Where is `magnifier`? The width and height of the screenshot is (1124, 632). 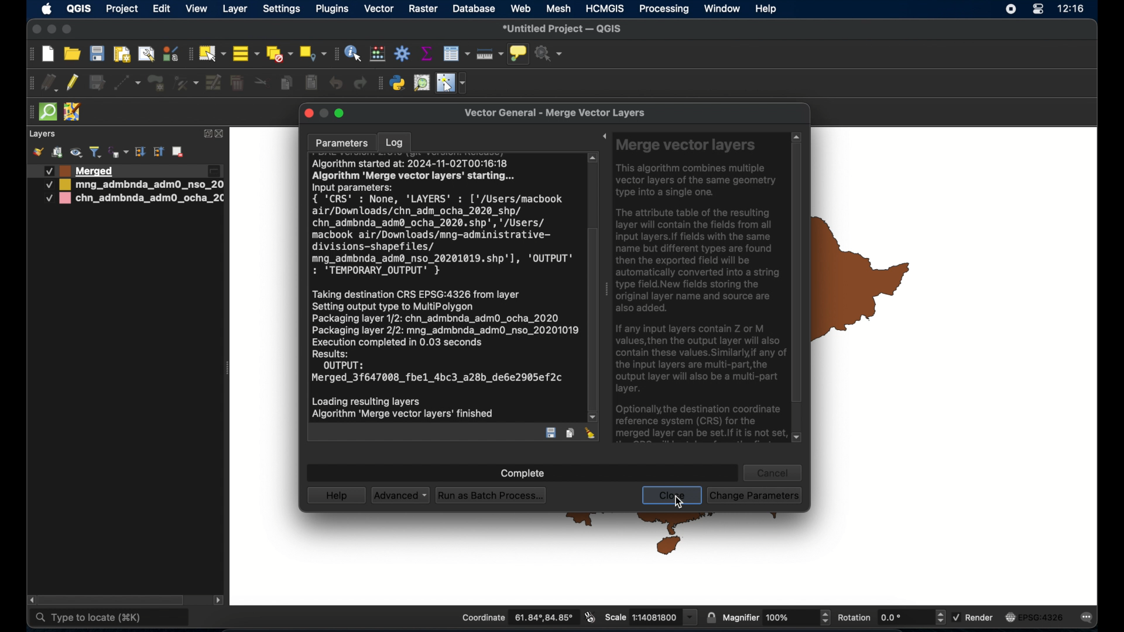 magnifier is located at coordinates (777, 617).